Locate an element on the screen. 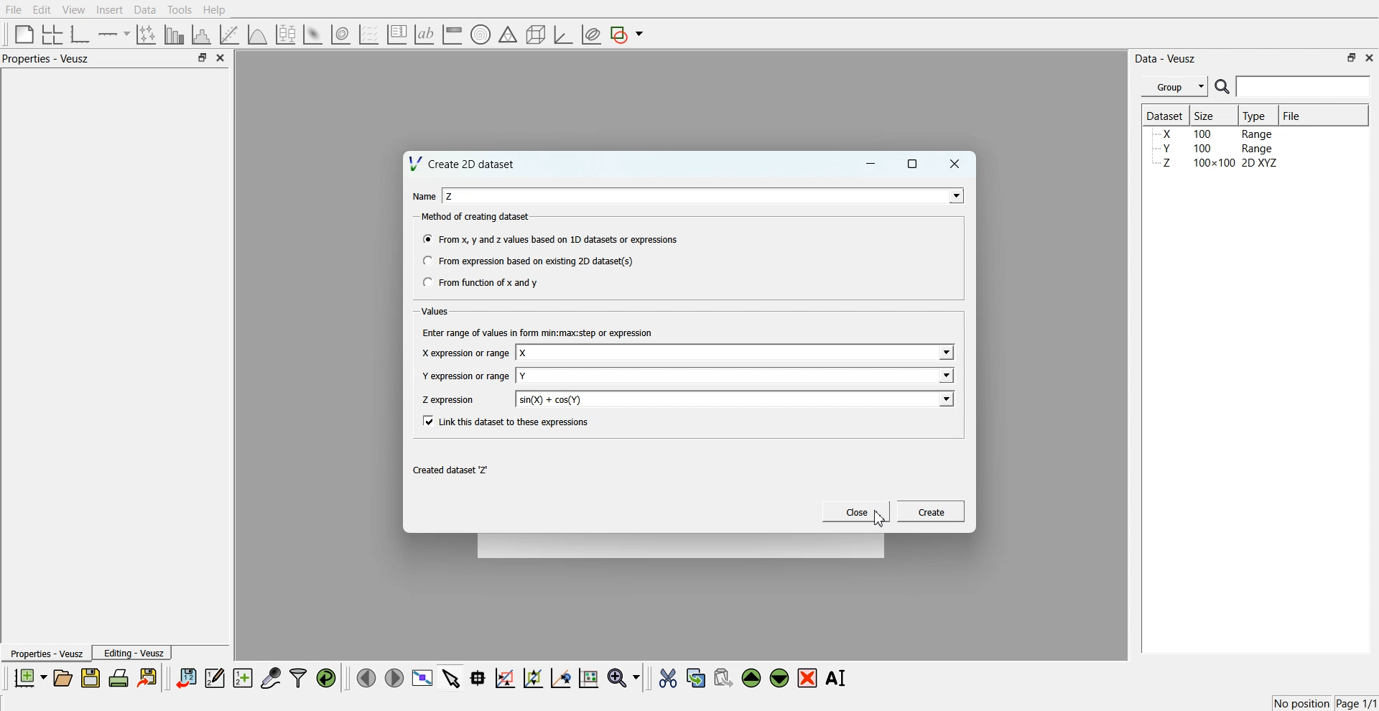  = NY expression or range is located at coordinates (466, 376).